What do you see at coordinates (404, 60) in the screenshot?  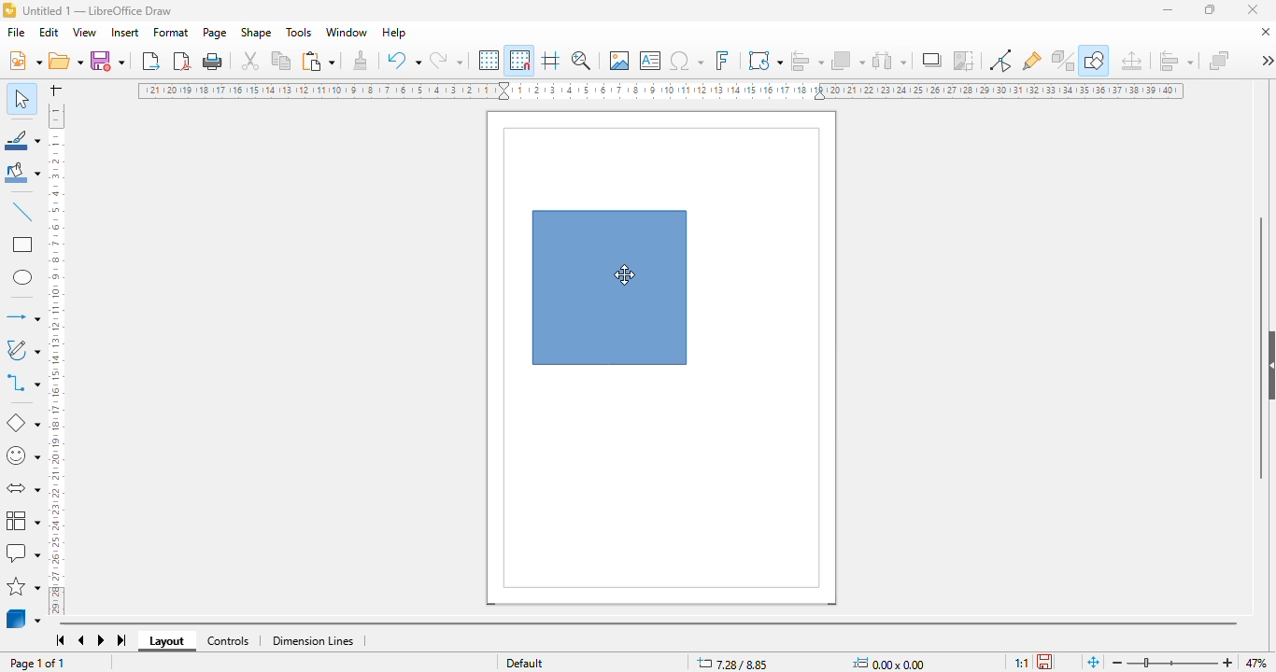 I see `undo` at bounding box center [404, 60].